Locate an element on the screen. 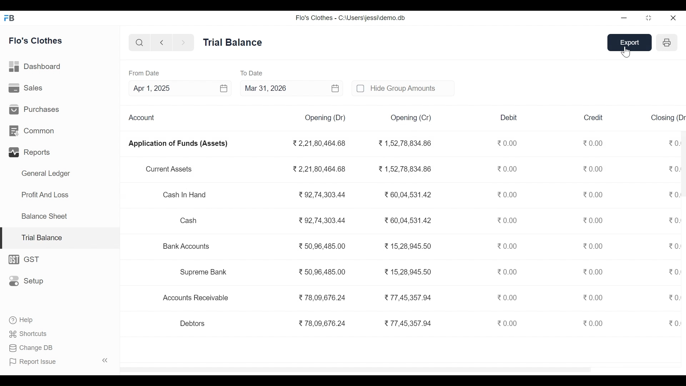 Image resolution: width=686 pixels, height=386 pixels. 0.00 is located at coordinates (674, 220).